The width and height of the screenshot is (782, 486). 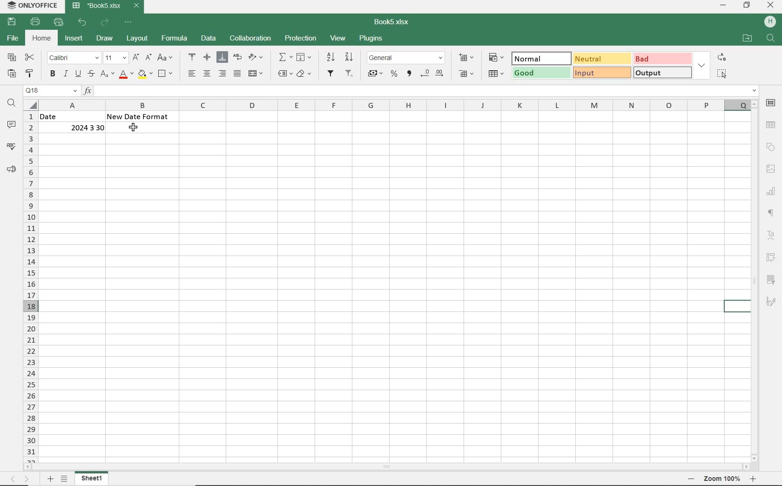 What do you see at coordinates (12, 74) in the screenshot?
I see `PASTE` at bounding box center [12, 74].